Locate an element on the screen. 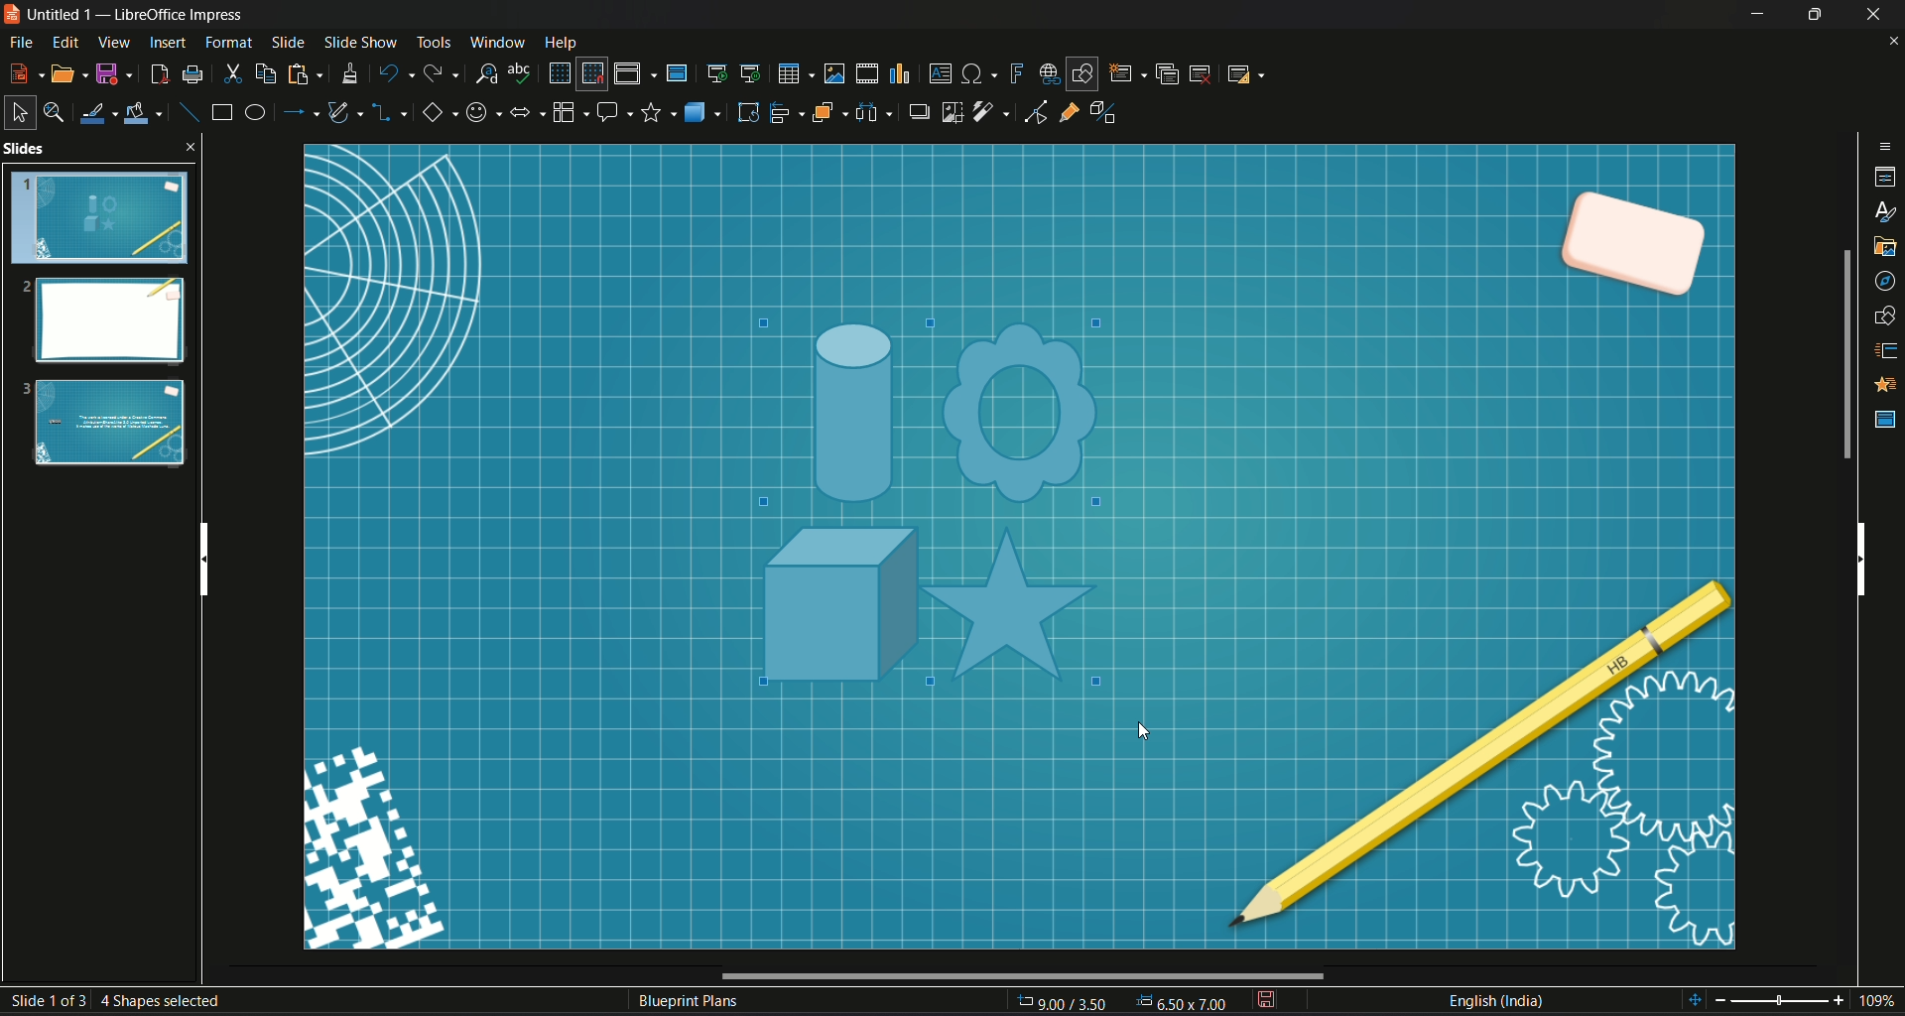  insert line is located at coordinates (188, 112).